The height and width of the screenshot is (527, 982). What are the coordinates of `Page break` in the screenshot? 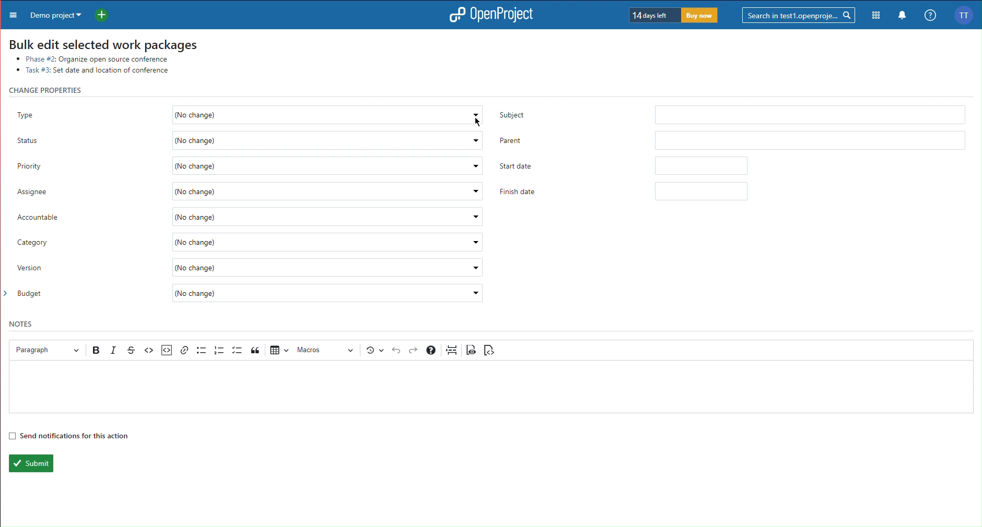 It's located at (452, 350).